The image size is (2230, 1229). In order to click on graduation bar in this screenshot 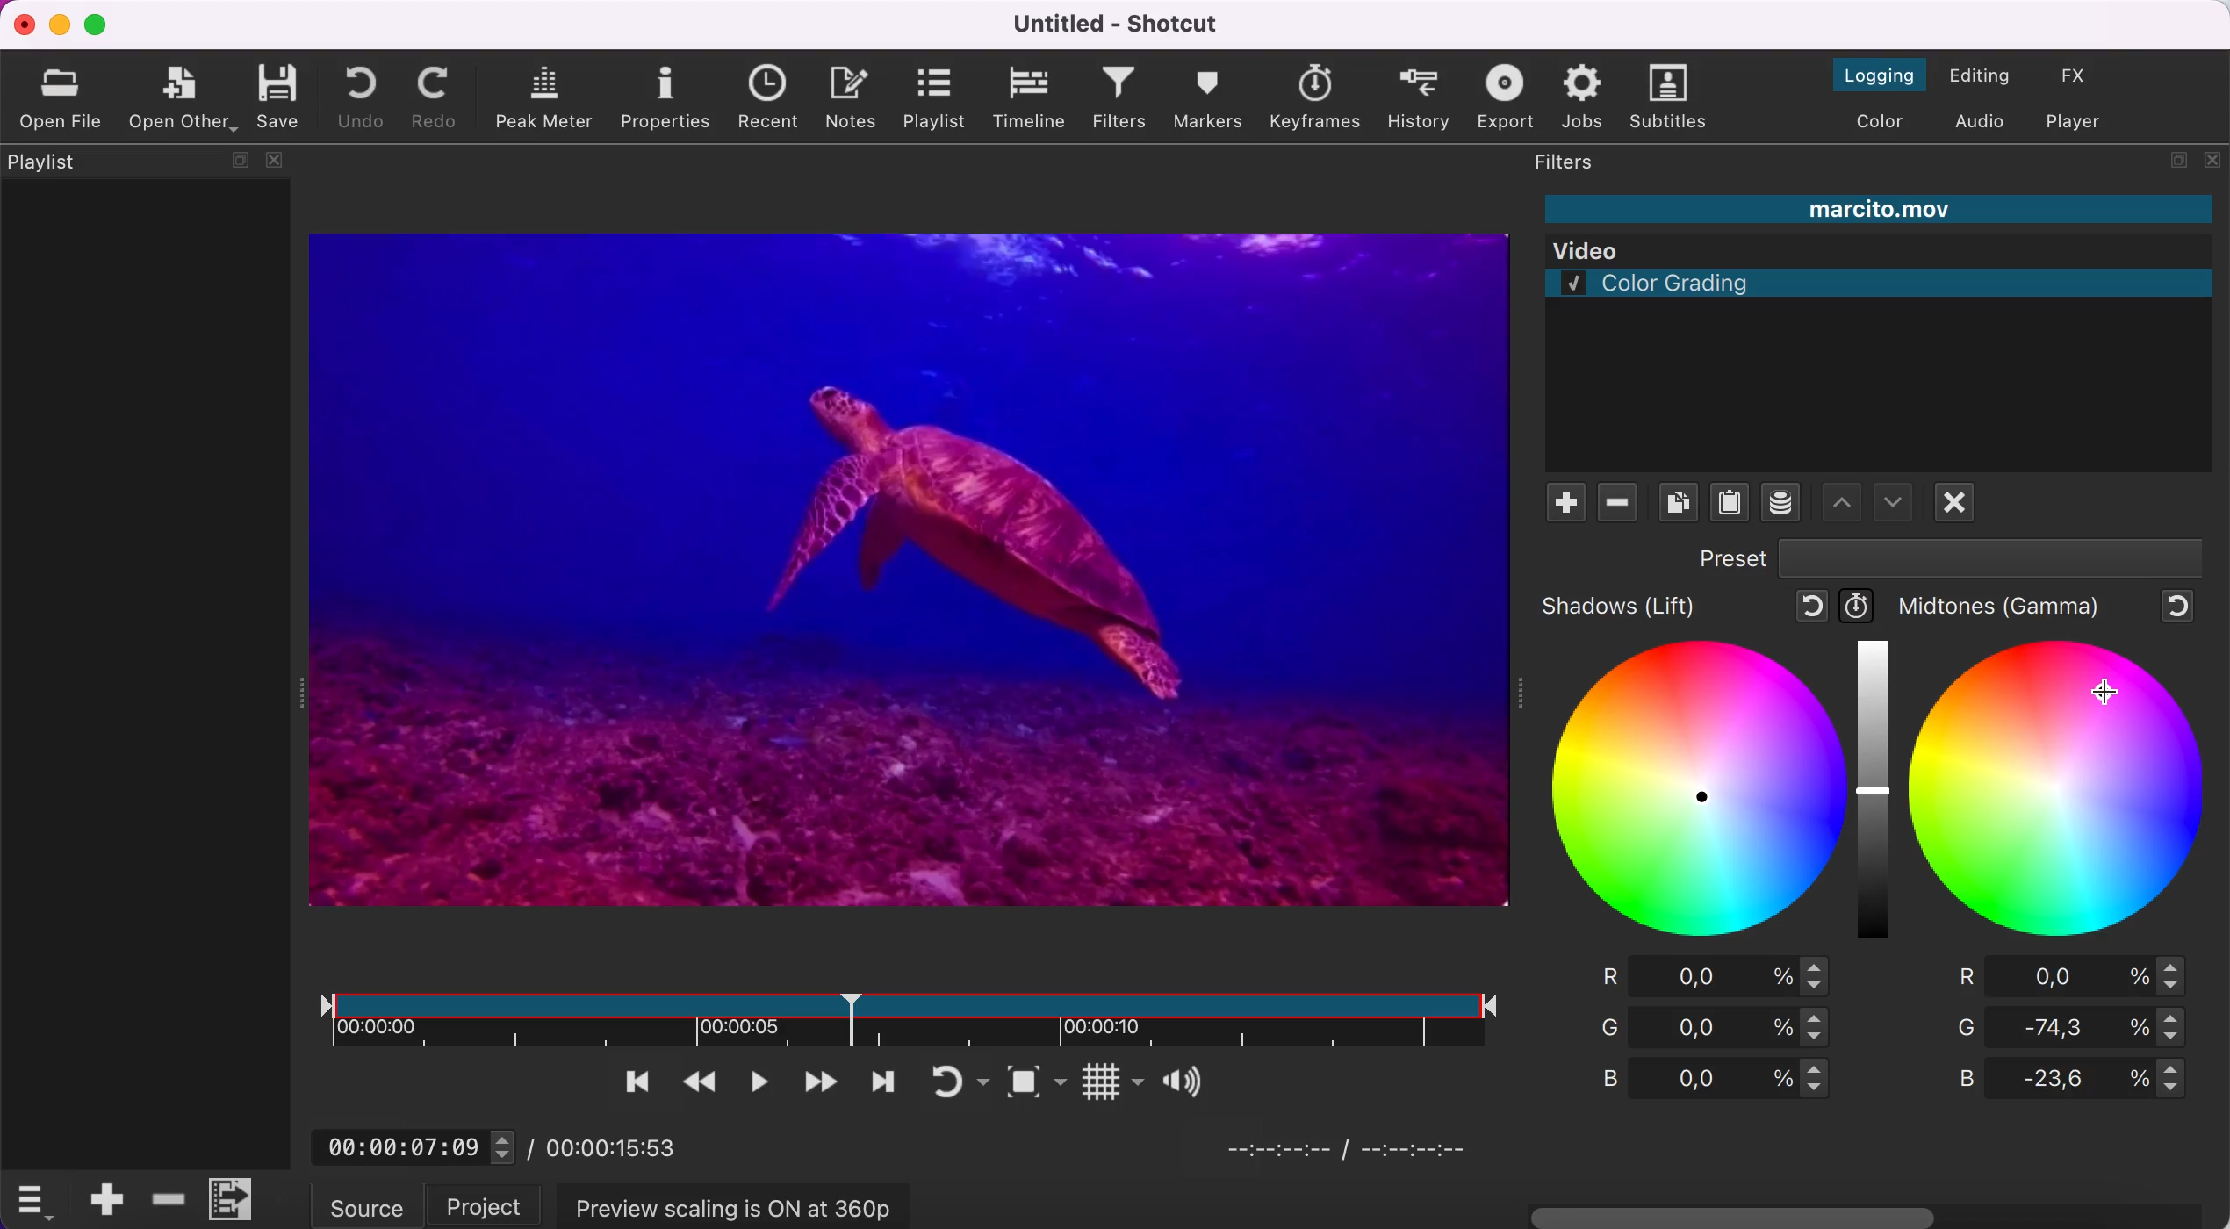, I will do `click(1877, 792)`.